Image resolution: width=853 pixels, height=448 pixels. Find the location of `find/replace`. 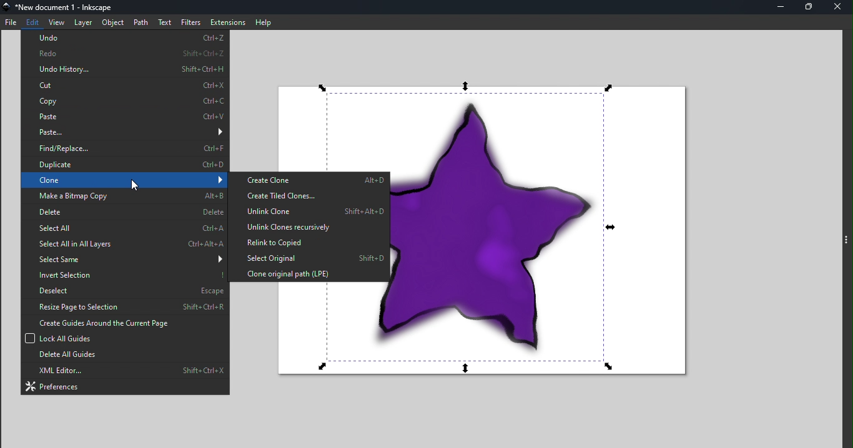

find/replace is located at coordinates (125, 149).